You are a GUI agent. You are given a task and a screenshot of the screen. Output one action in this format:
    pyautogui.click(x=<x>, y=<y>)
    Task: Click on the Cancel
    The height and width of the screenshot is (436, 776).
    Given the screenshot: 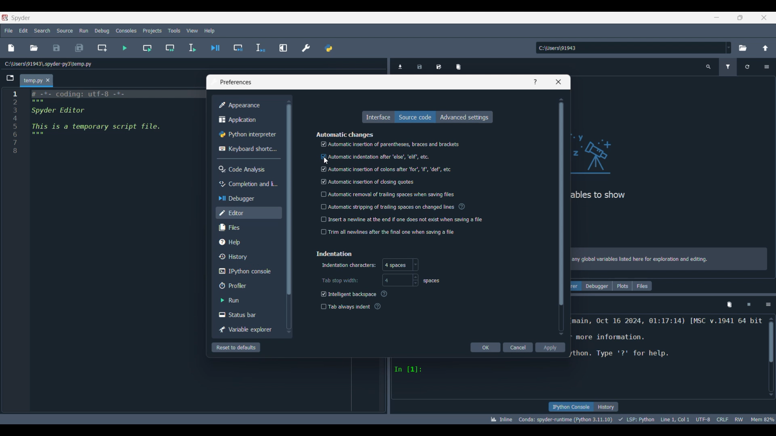 What is the action you would take?
    pyautogui.click(x=518, y=347)
    